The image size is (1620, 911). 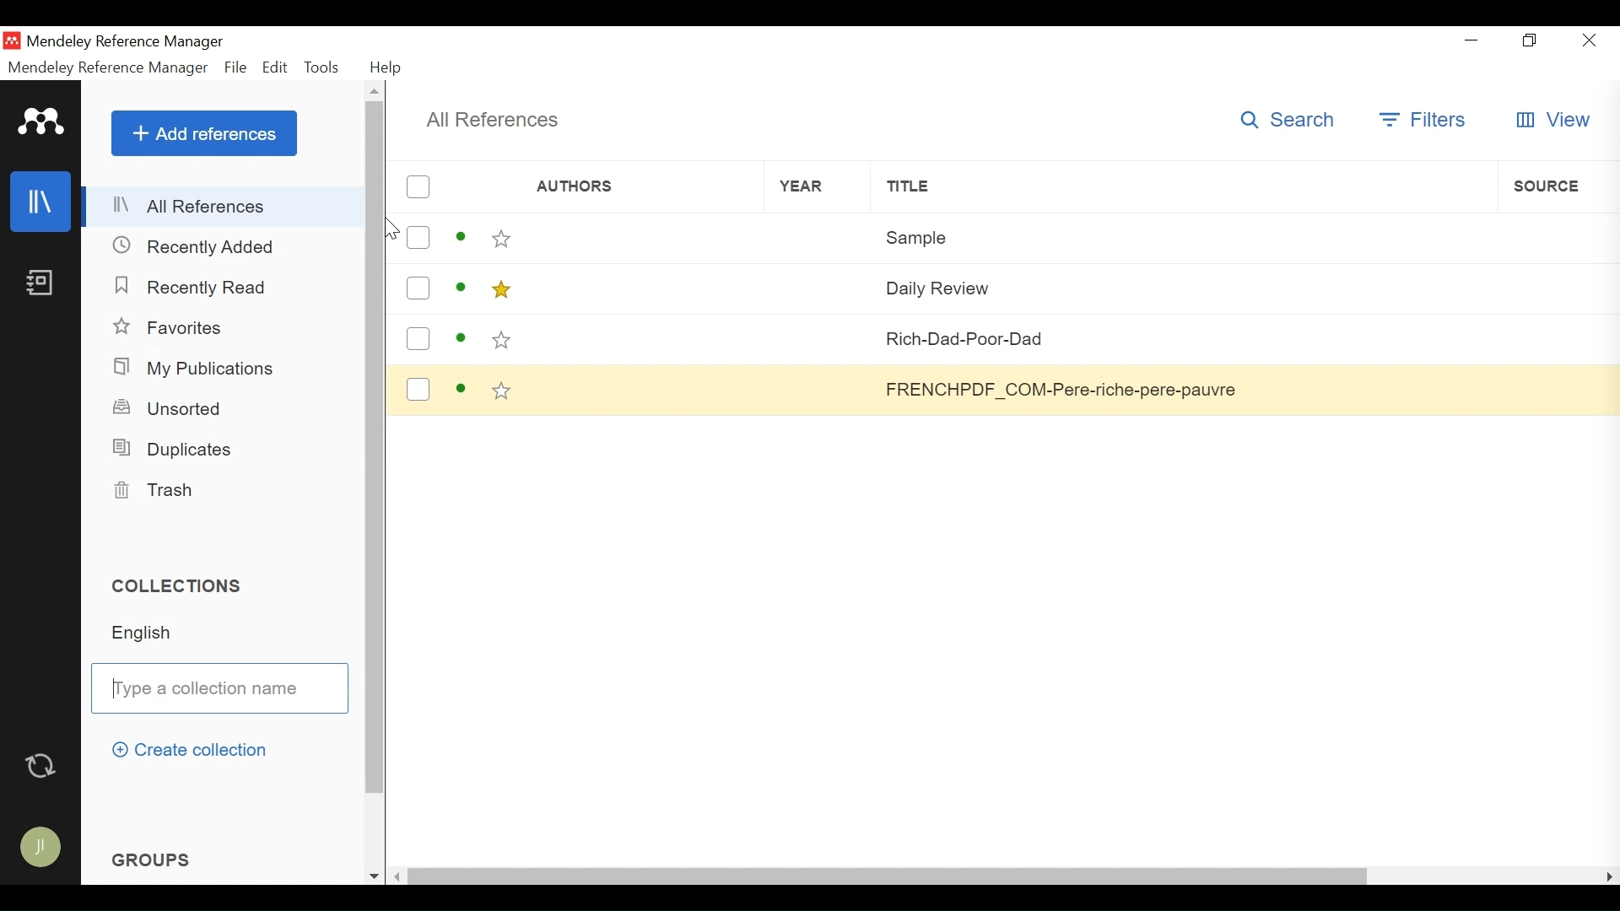 I want to click on Unsorted, so click(x=171, y=407).